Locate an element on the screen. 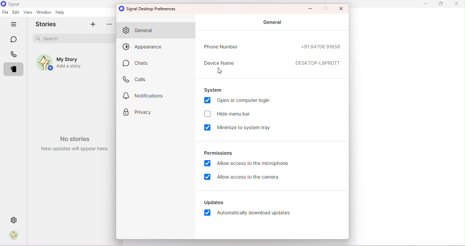 The width and height of the screenshot is (465, 246). Minimize to system tray is located at coordinates (239, 127).